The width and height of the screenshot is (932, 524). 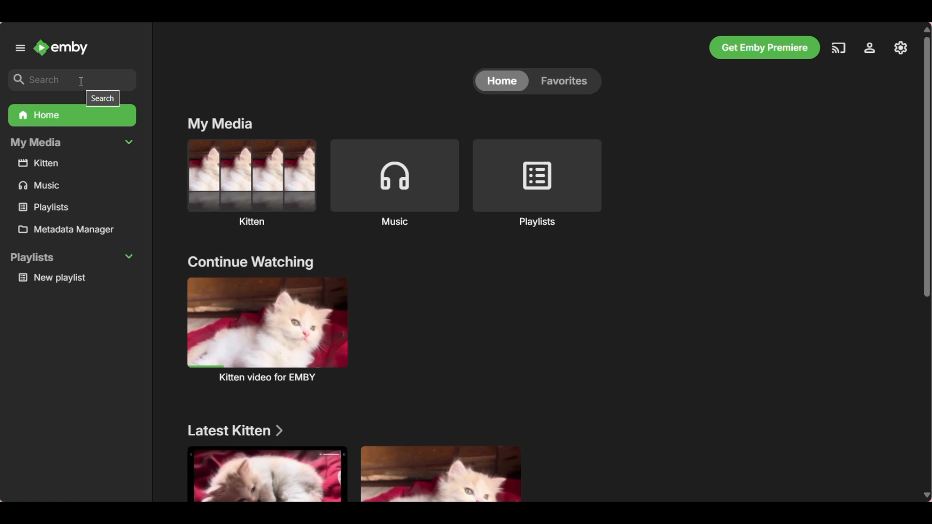 I want to click on Media under section mentioned above, so click(x=266, y=475).